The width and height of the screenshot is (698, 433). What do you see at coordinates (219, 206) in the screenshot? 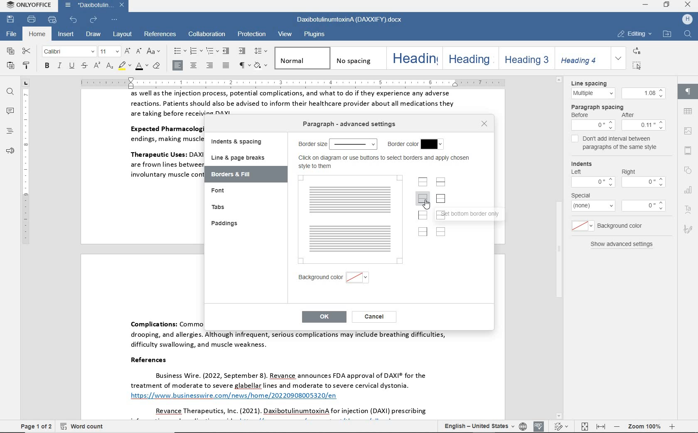
I see `tabs` at bounding box center [219, 206].